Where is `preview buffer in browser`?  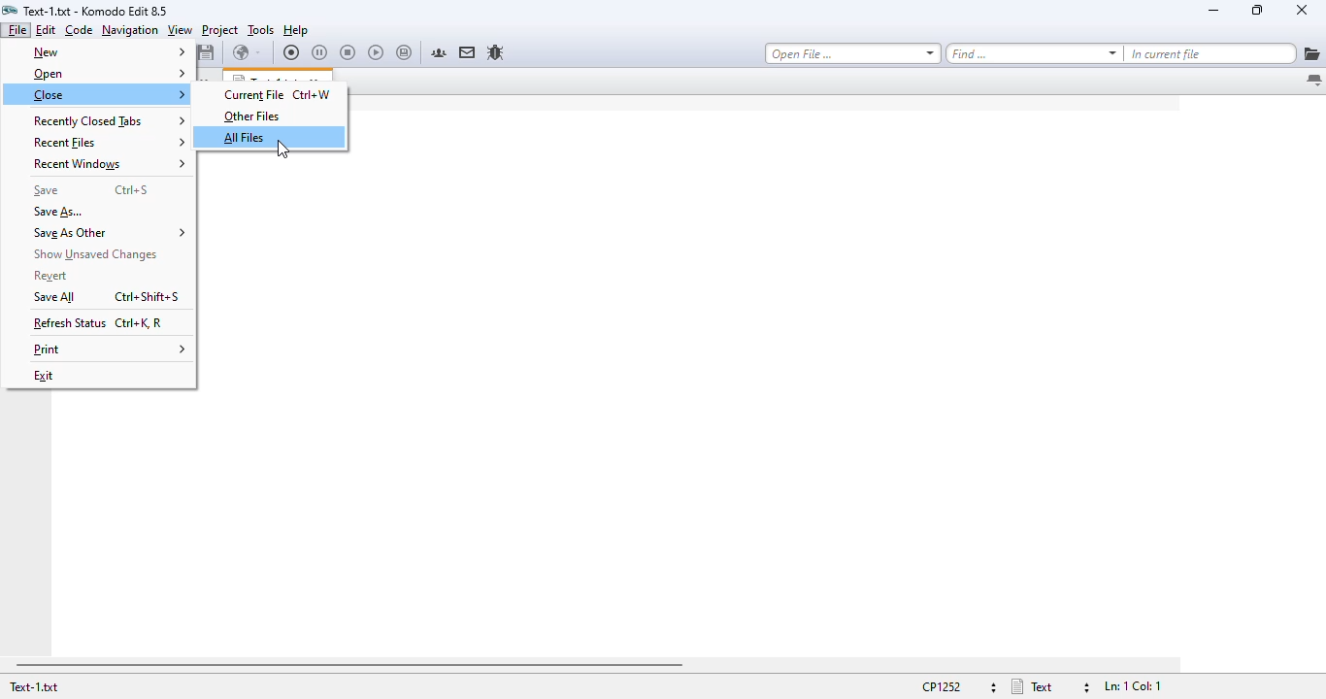
preview buffer in browser is located at coordinates (247, 52).